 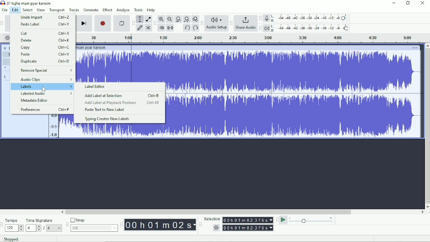 What do you see at coordinates (46, 48) in the screenshot?
I see `Copy` at bounding box center [46, 48].